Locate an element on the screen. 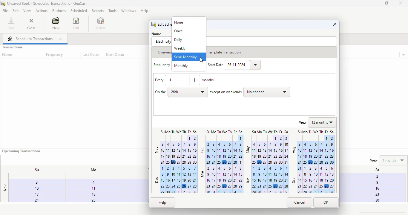 The width and height of the screenshot is (408, 215). OK is located at coordinates (327, 203).